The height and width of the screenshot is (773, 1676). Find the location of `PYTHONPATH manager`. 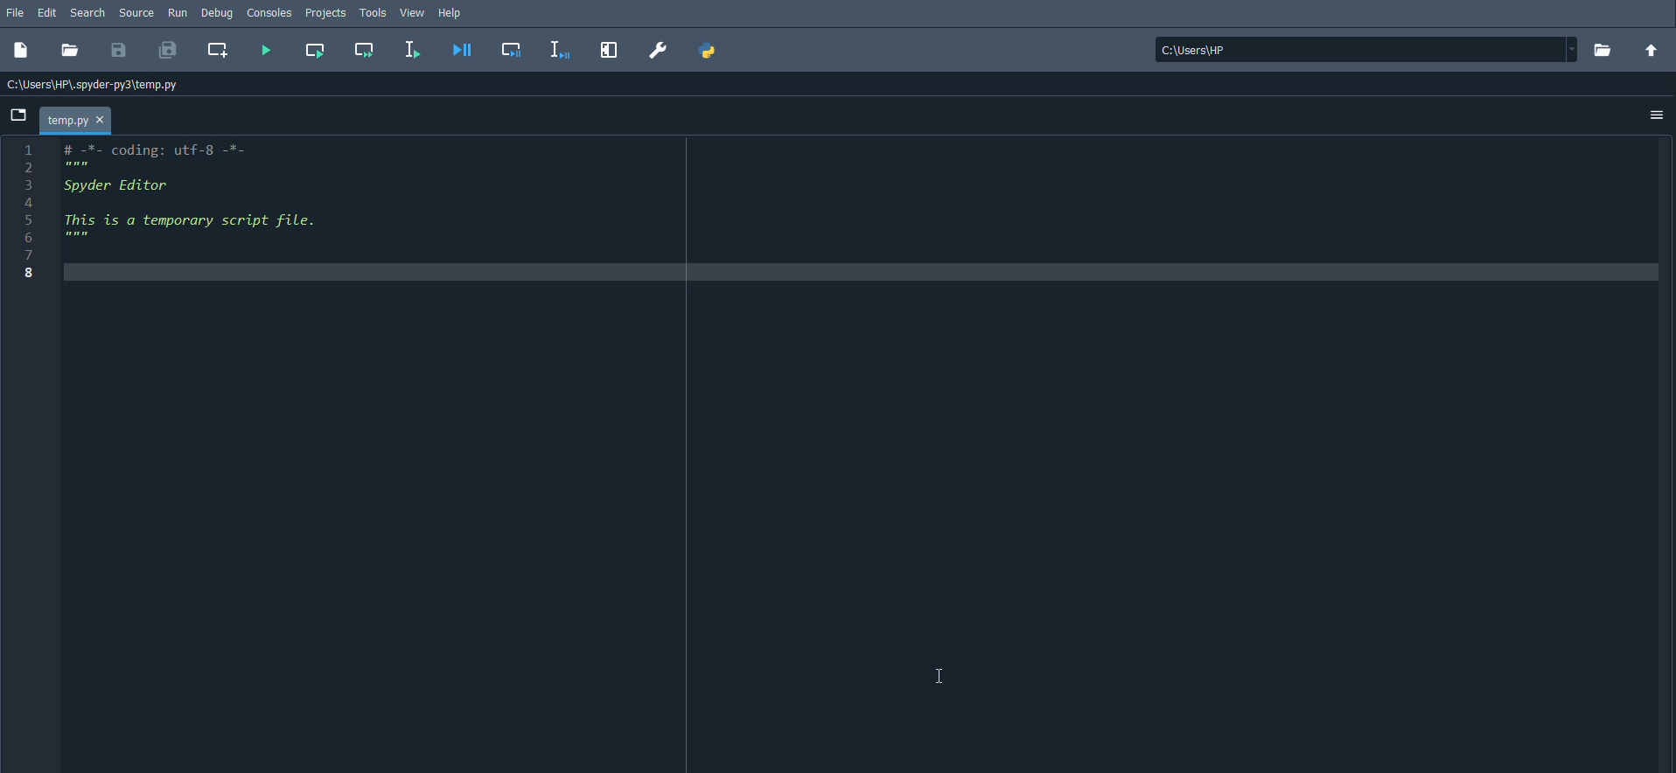

PYTHONPATH manager is located at coordinates (712, 51).